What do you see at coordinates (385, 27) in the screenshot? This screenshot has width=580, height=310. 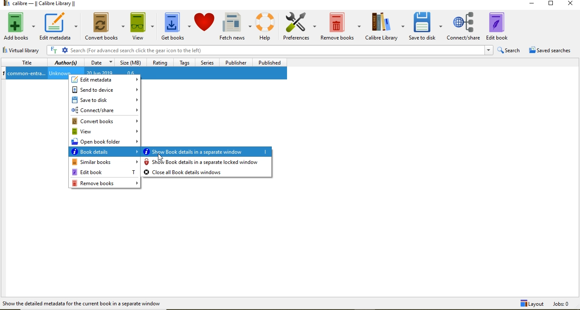 I see `calibre library` at bounding box center [385, 27].